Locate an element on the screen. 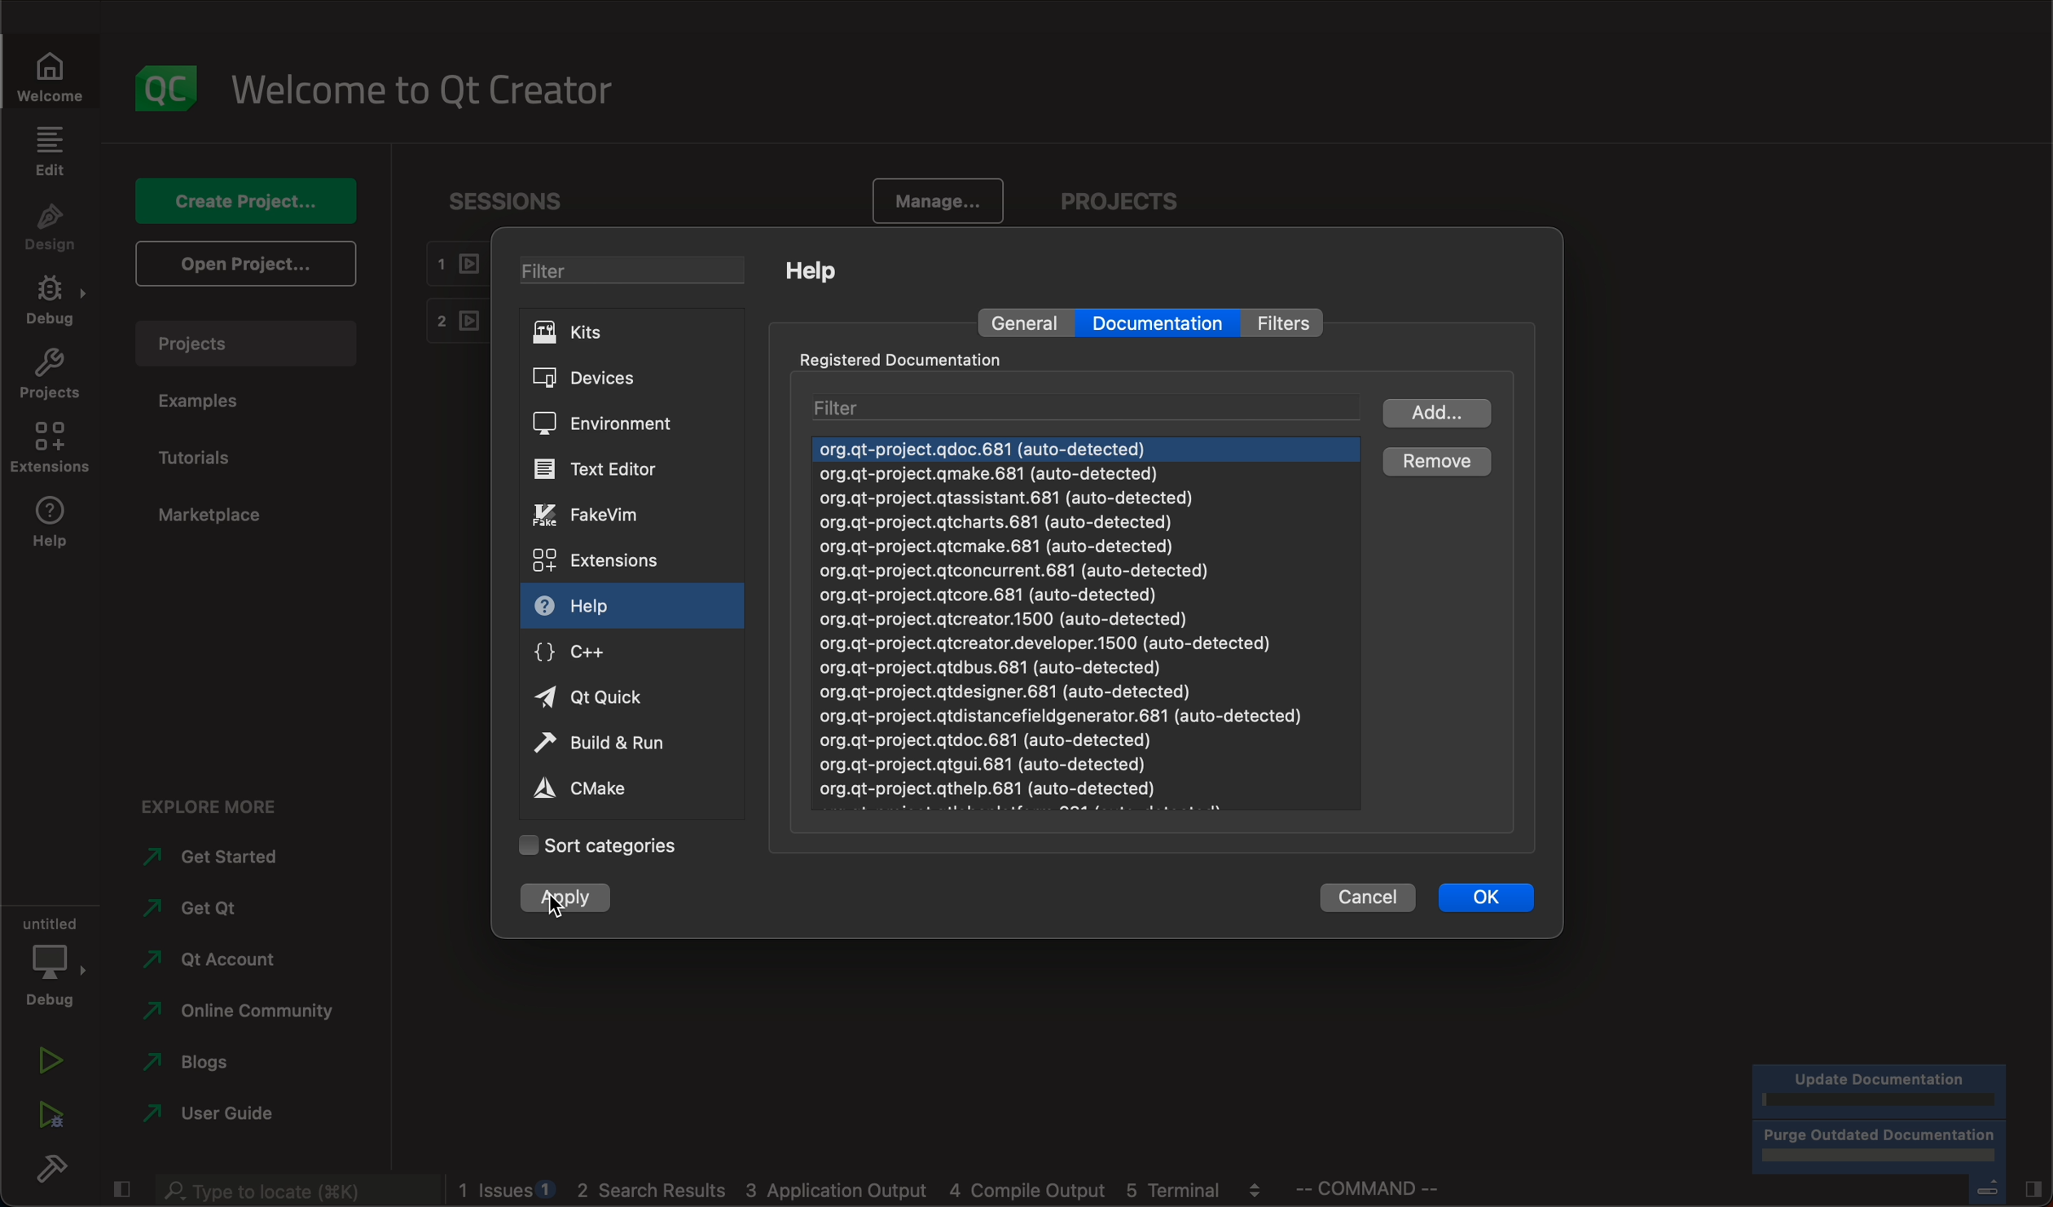  edit is located at coordinates (55, 156).